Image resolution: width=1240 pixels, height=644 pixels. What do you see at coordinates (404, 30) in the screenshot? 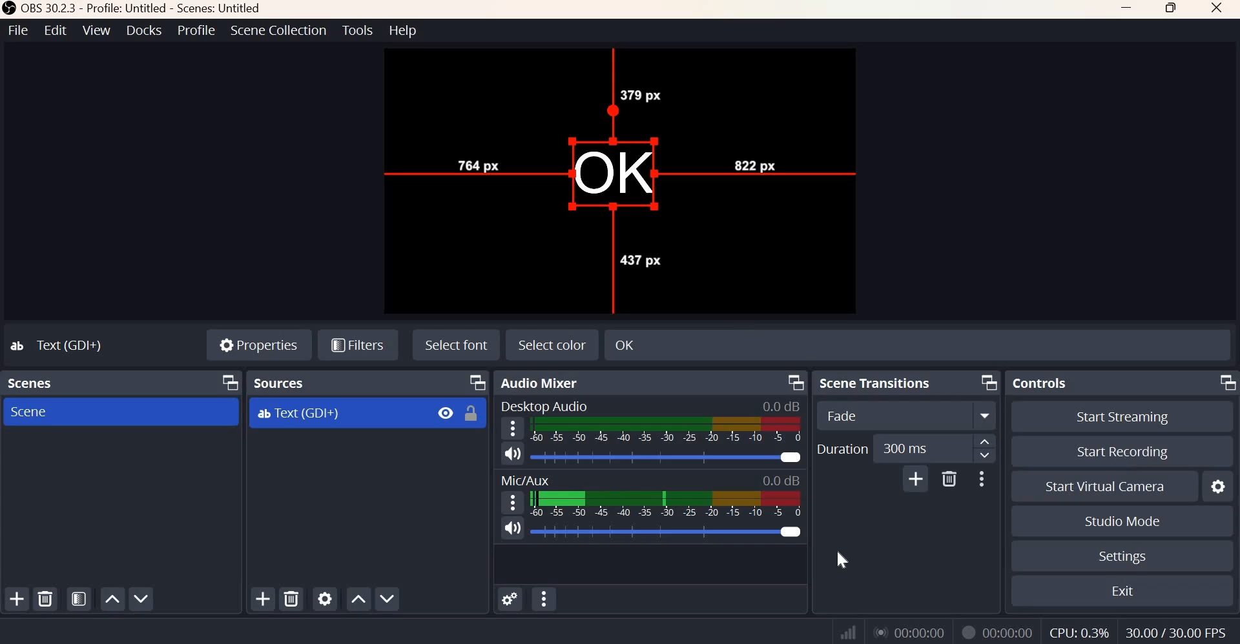
I see `Help` at bounding box center [404, 30].